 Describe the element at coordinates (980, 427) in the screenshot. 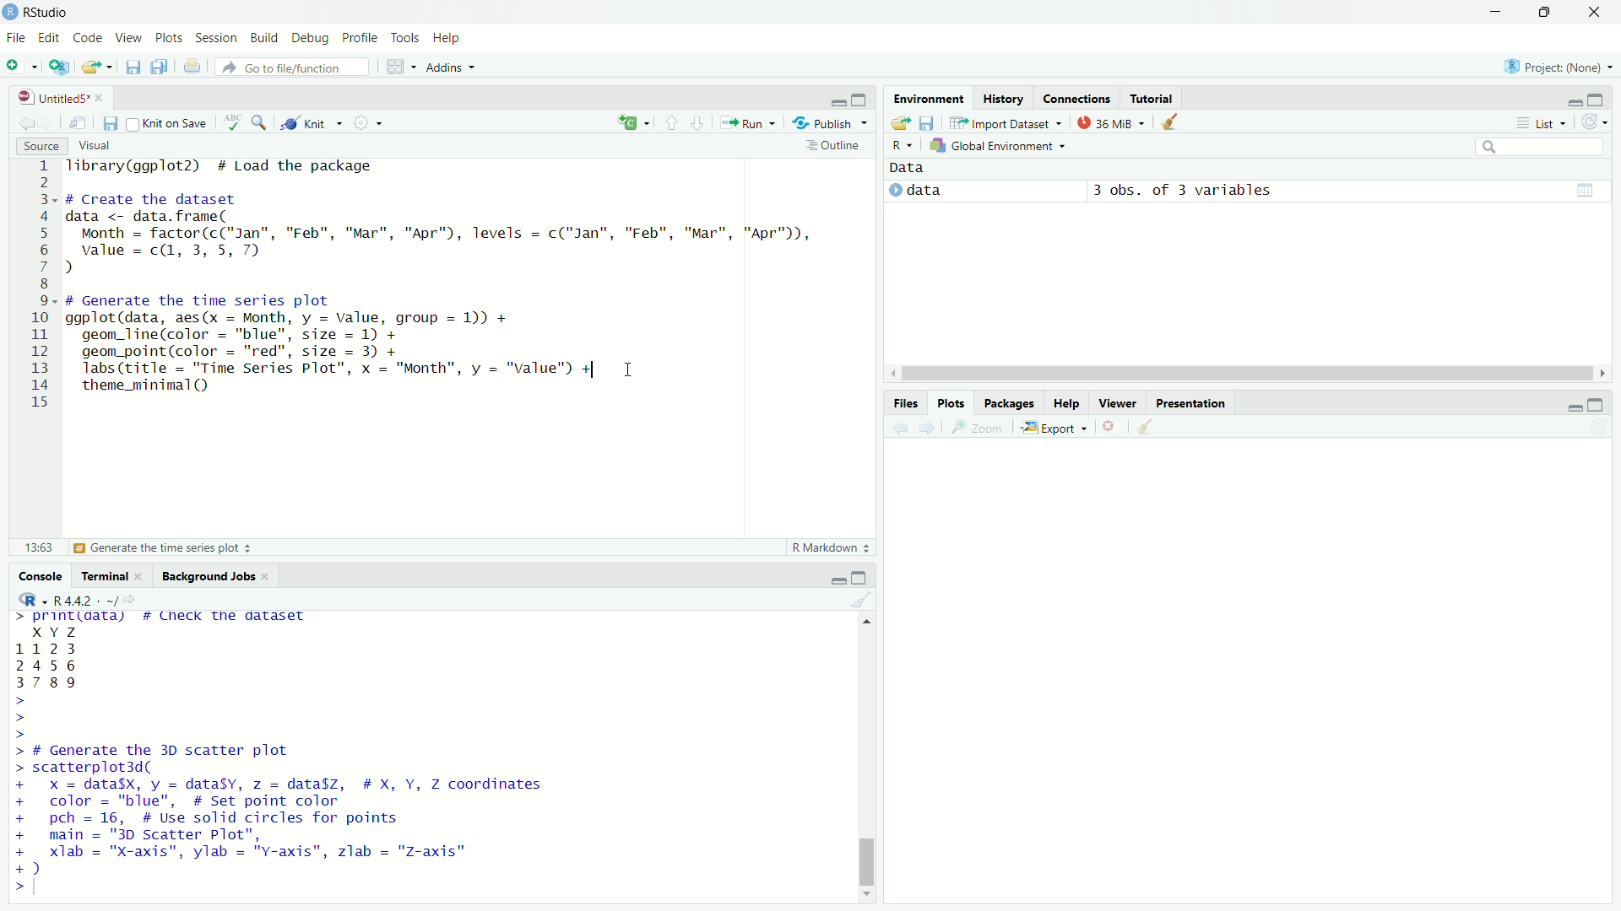

I see `view a larger version of the plot in new window` at that location.